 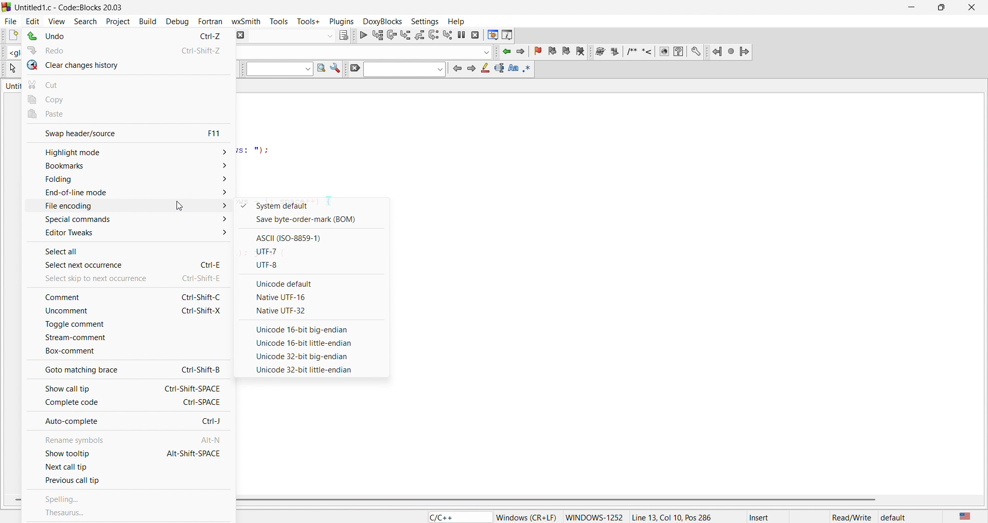 What do you see at coordinates (125, 313) in the screenshot?
I see `uncomment` at bounding box center [125, 313].